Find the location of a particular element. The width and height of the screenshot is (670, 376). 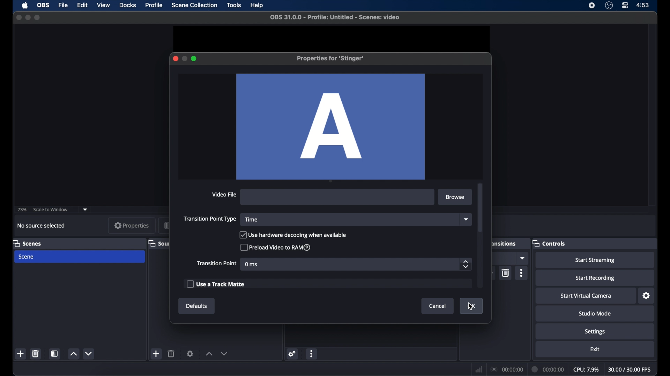

file is located at coordinates (63, 6).